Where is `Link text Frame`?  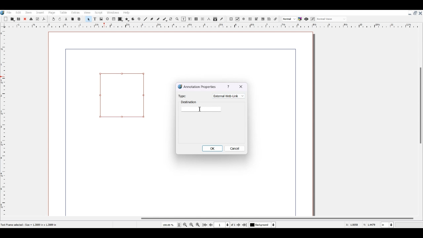
Link text Frame is located at coordinates (196, 19).